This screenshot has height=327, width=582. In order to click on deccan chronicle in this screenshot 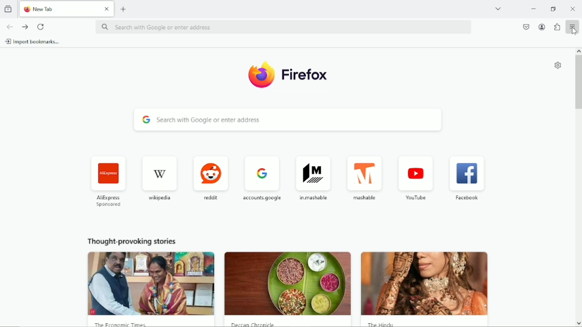, I will do `click(255, 323)`.